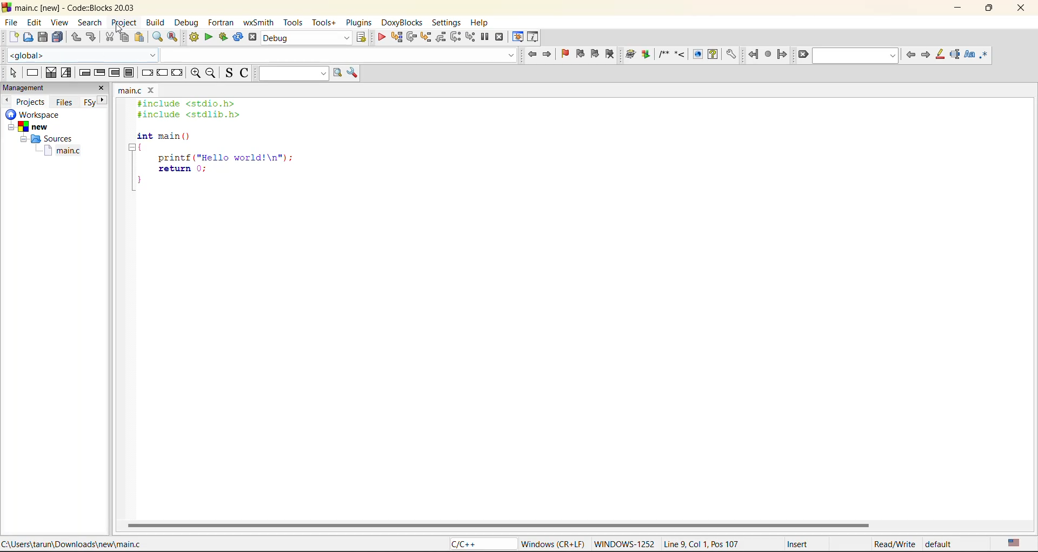 This screenshot has width=1038, height=552. I want to click on close, so click(151, 90).